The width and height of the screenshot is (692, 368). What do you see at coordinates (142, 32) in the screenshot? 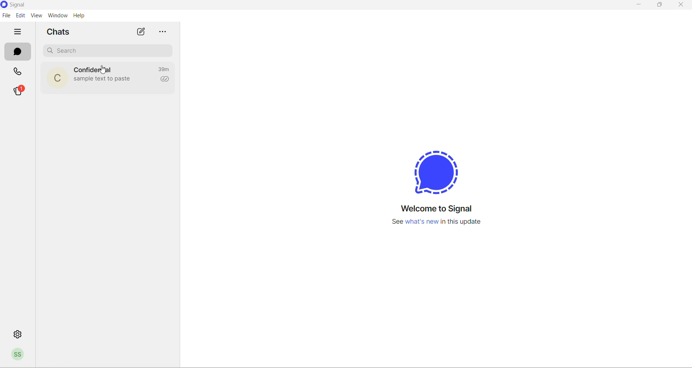
I see `new chat` at bounding box center [142, 32].